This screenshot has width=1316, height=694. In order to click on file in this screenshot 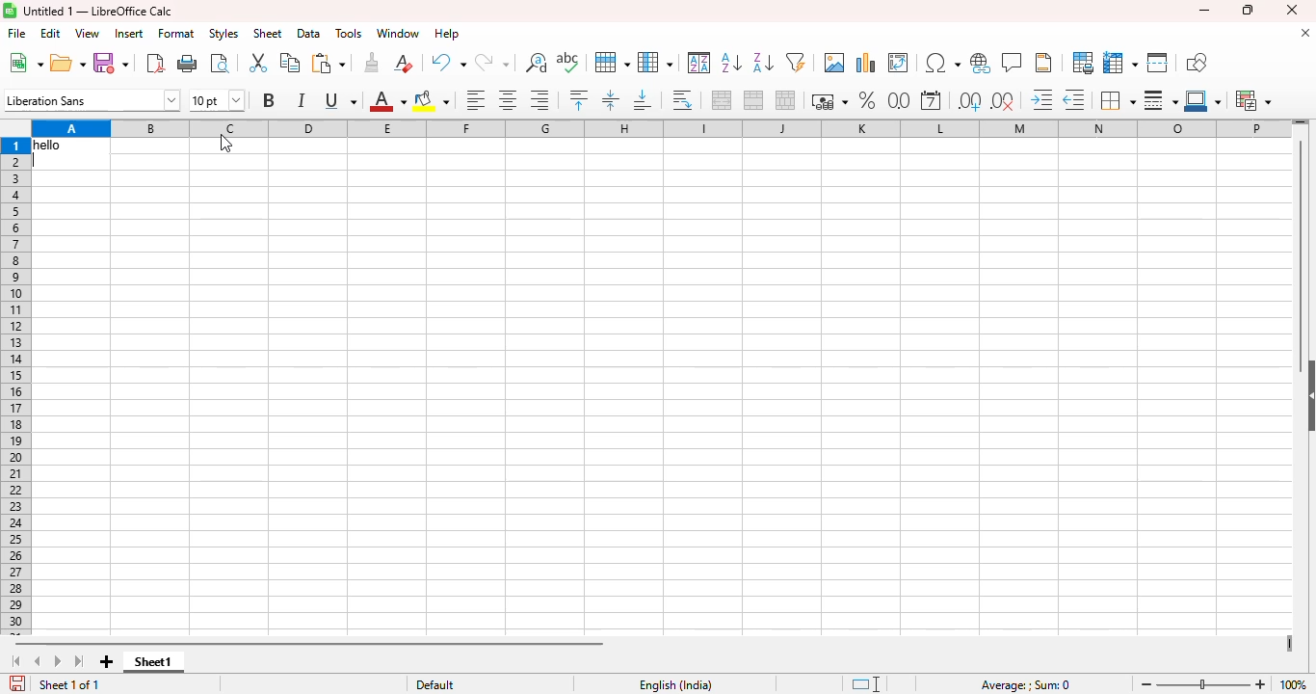, I will do `click(17, 33)`.